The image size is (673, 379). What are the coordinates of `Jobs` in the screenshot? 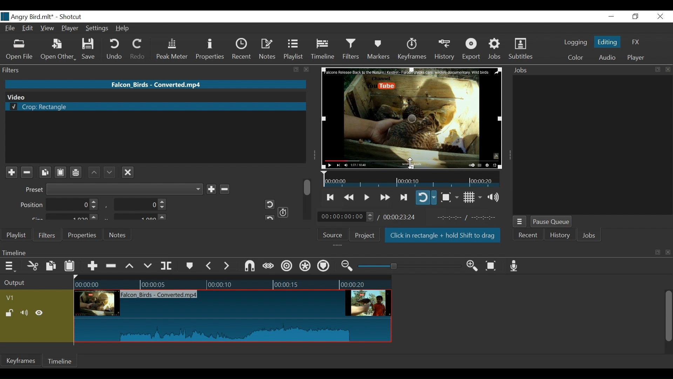 It's located at (589, 236).